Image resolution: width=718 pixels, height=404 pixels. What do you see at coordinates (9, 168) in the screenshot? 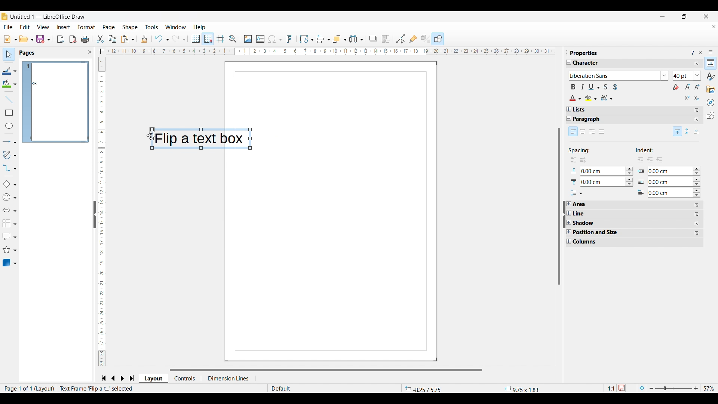
I see `Connector options` at bounding box center [9, 168].